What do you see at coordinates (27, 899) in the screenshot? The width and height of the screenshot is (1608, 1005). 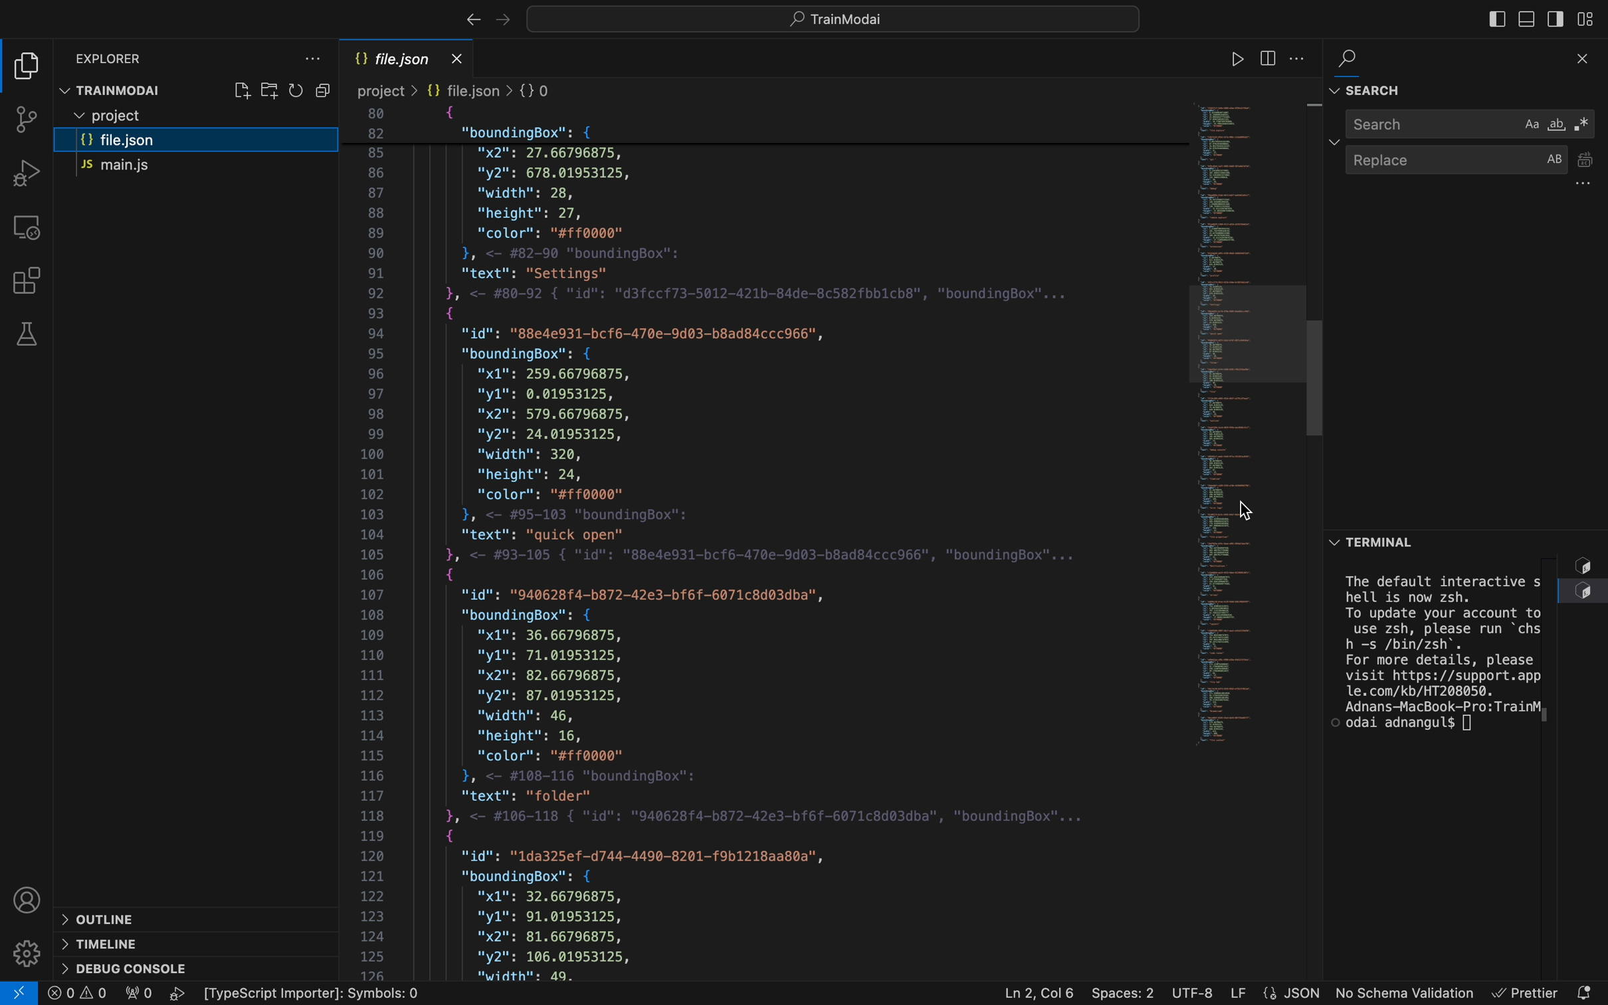 I see `profile` at bounding box center [27, 899].